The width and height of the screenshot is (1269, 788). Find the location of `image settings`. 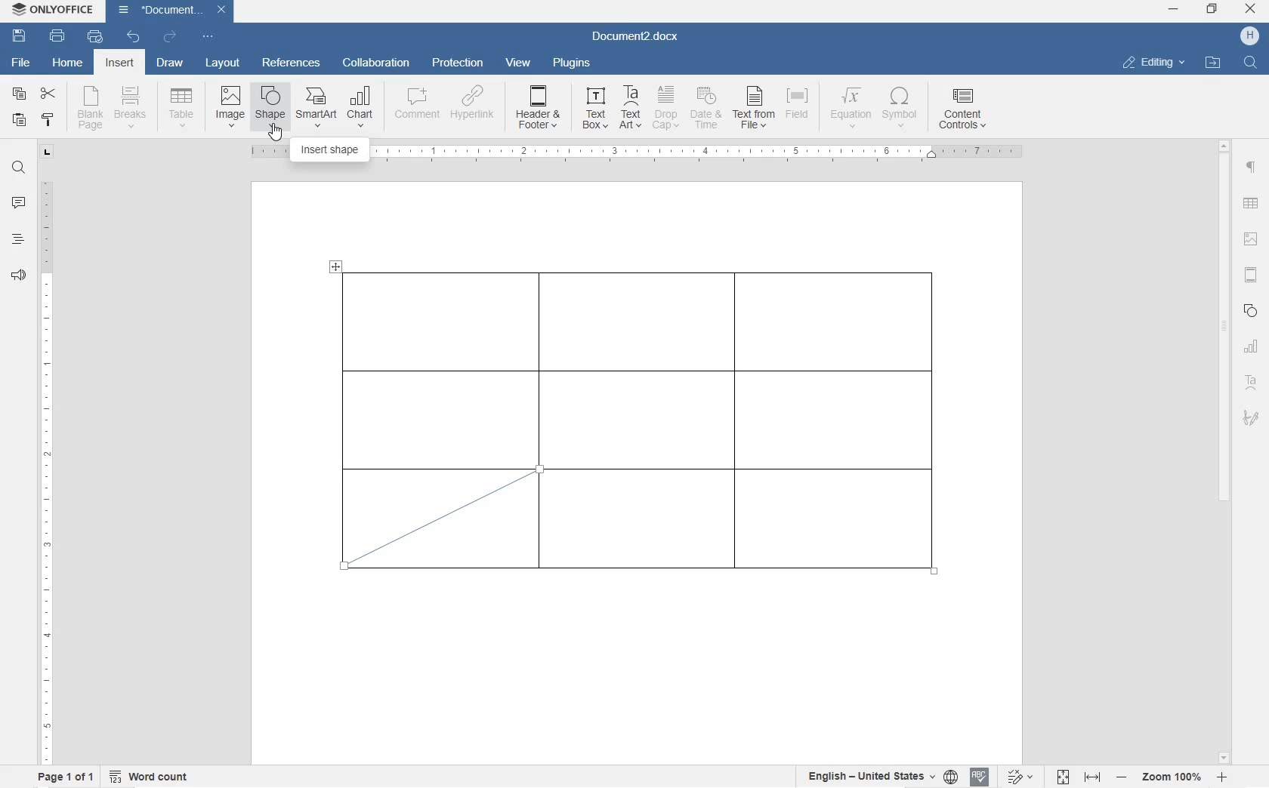

image settings is located at coordinates (1250, 240).